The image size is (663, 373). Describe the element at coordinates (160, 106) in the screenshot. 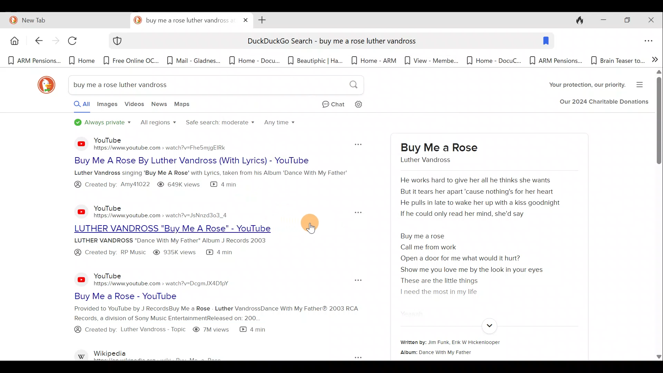

I see `News` at that location.